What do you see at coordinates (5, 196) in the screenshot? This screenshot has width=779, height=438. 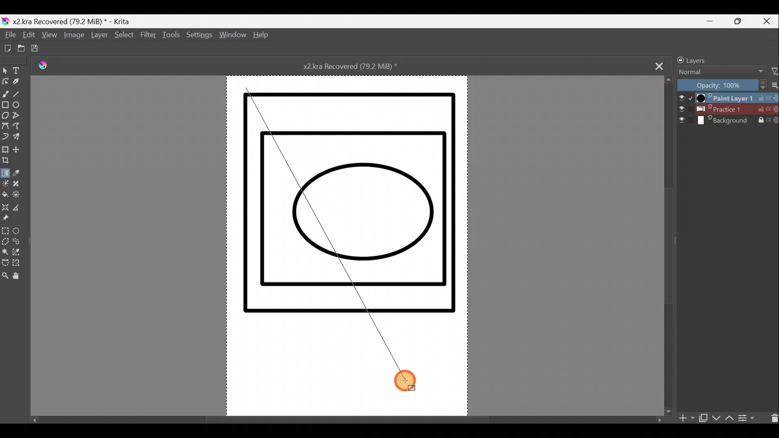 I see `Fill a contiguous area of colour with colour/fill a selection` at bounding box center [5, 196].